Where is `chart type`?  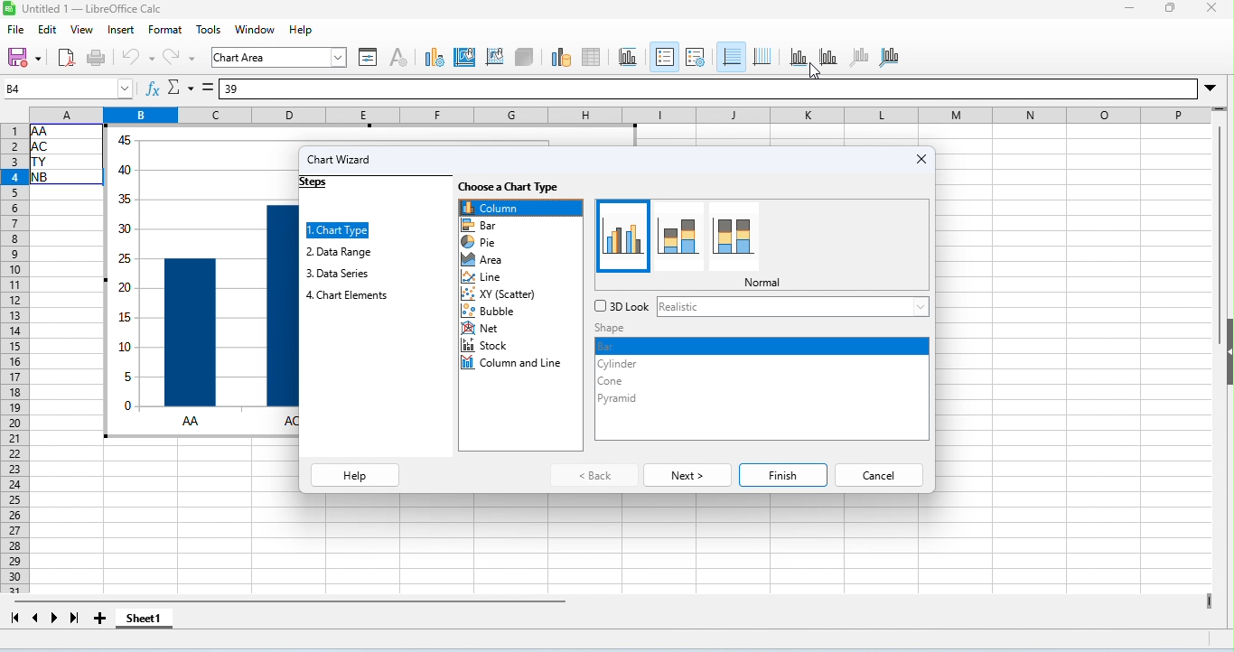
chart type is located at coordinates (435, 58).